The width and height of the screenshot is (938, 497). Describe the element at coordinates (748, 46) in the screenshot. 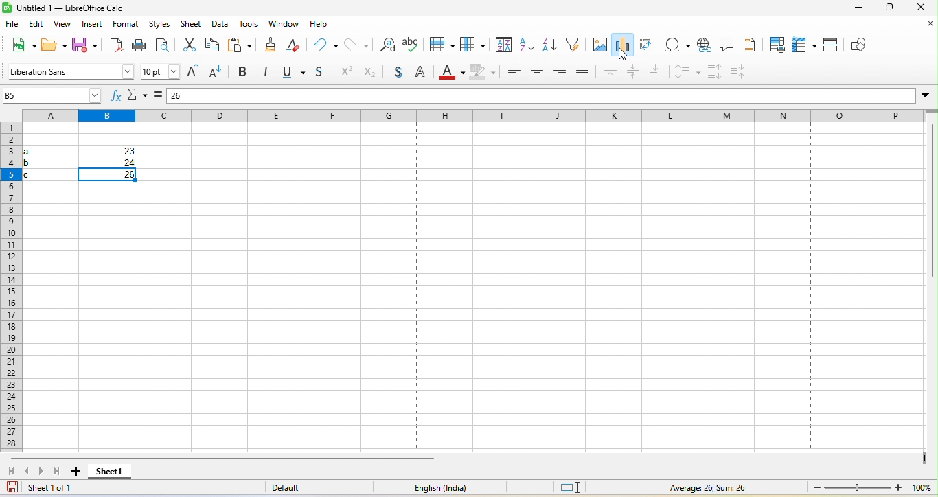

I see `header and footer` at that location.